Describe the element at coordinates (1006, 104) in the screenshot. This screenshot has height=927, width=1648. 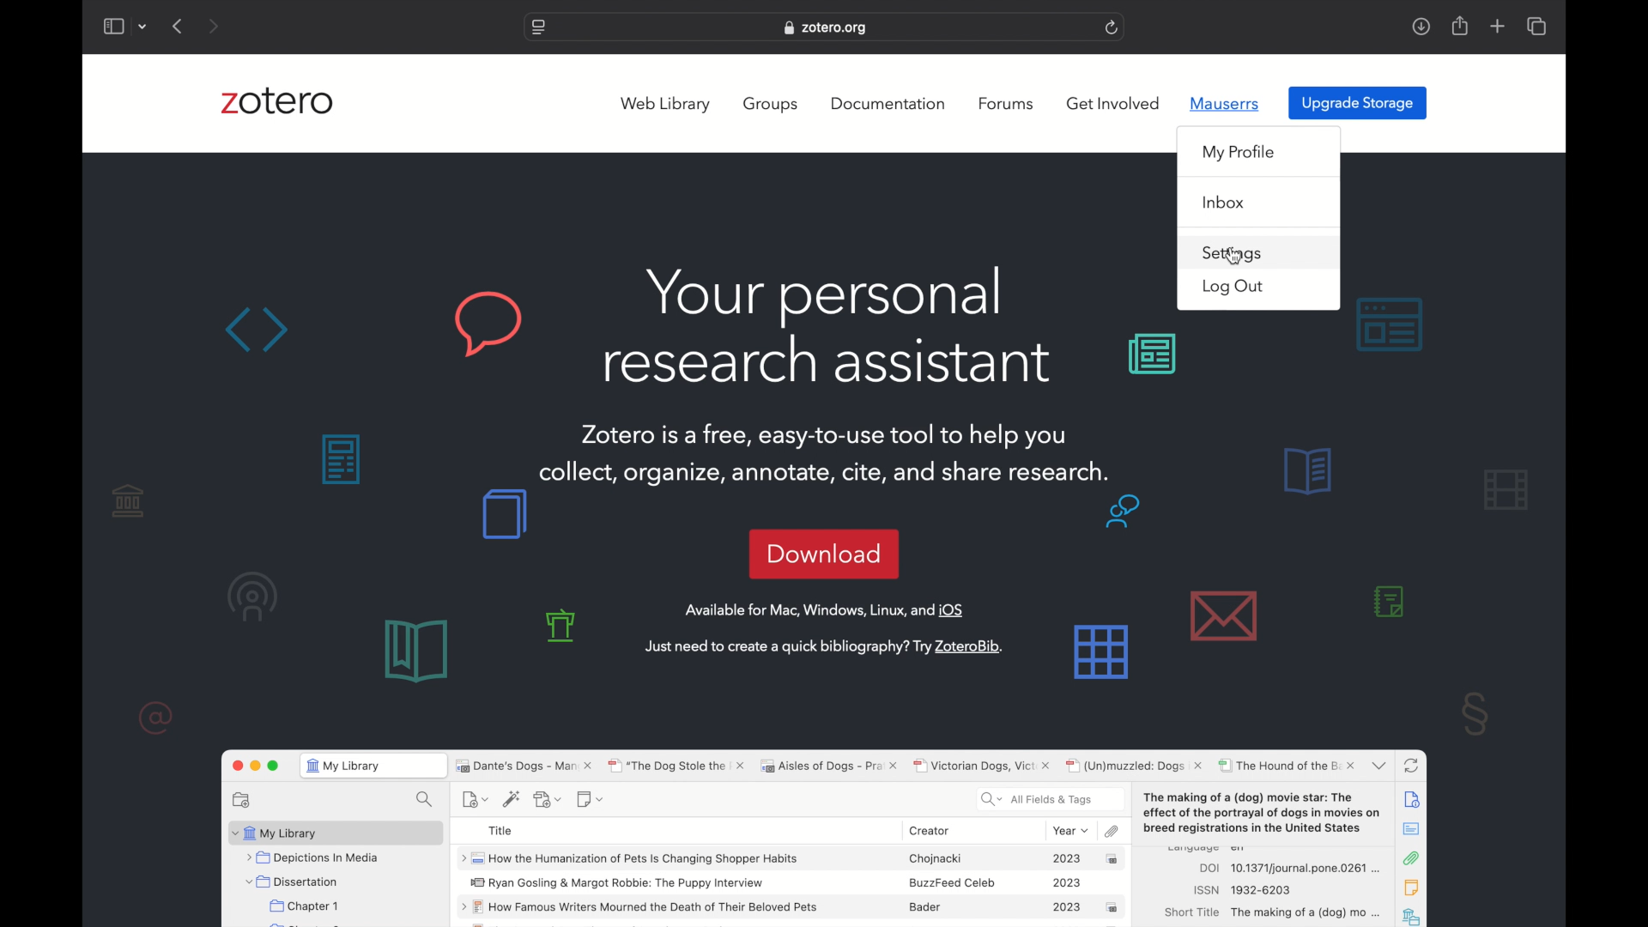
I see `forums` at that location.